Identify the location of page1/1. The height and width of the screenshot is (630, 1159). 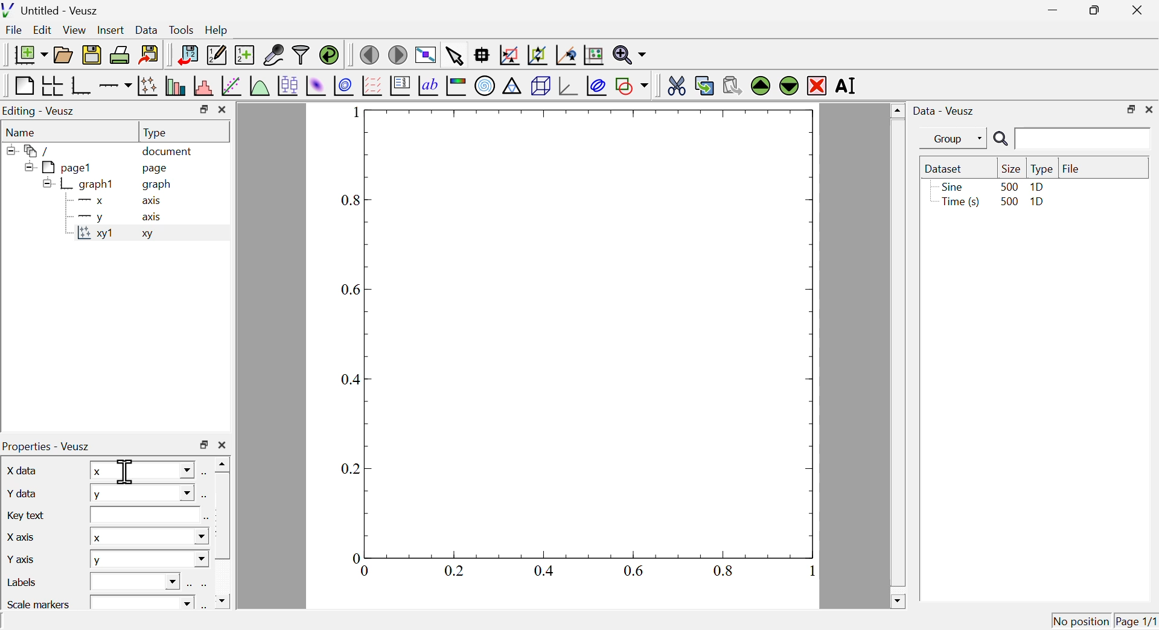
(1137, 619).